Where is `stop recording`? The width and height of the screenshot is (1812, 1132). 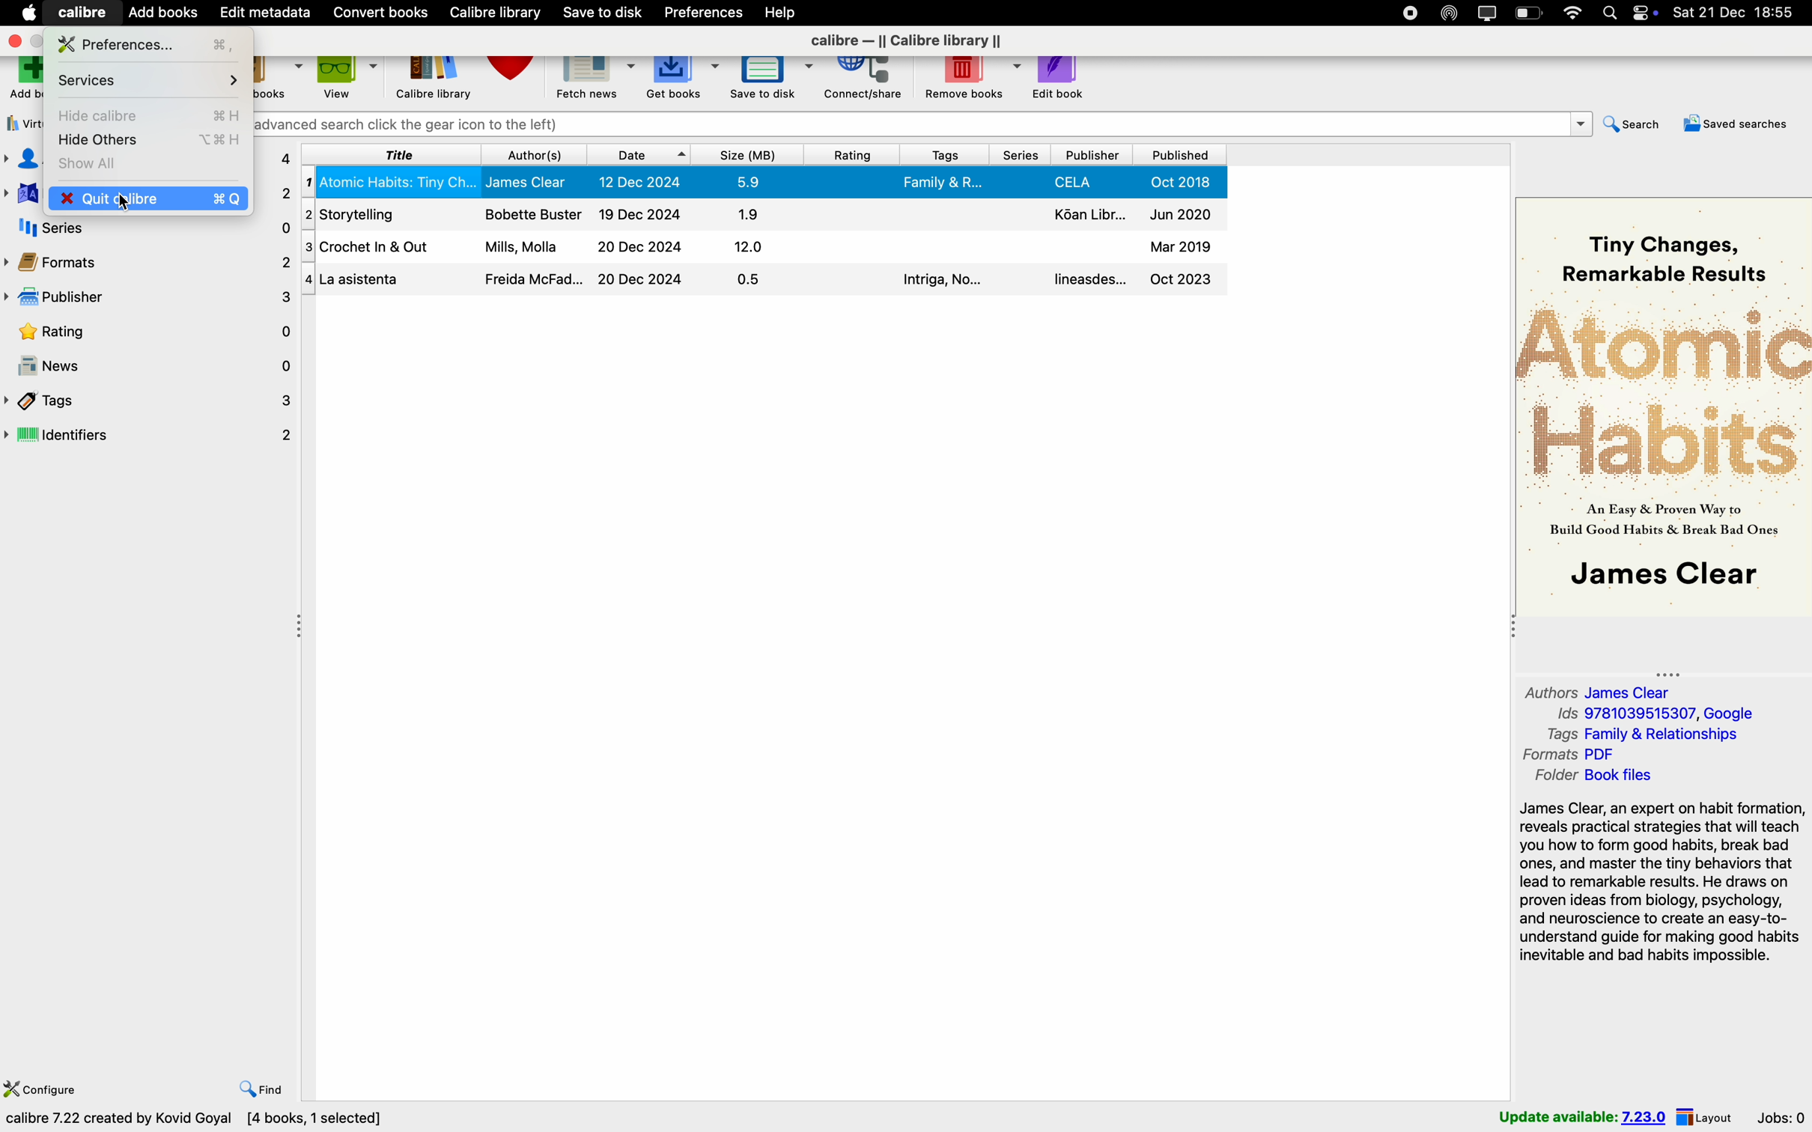 stop recording is located at coordinates (1406, 12).